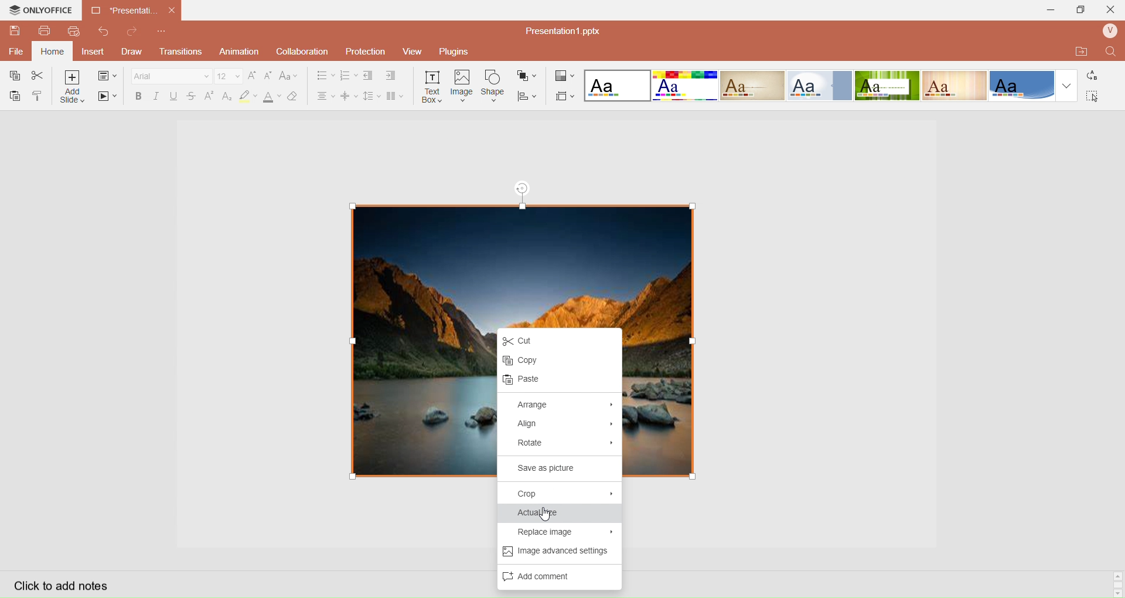 The height and width of the screenshot is (598, 1125). Describe the element at coordinates (229, 77) in the screenshot. I see `Font Size` at that location.